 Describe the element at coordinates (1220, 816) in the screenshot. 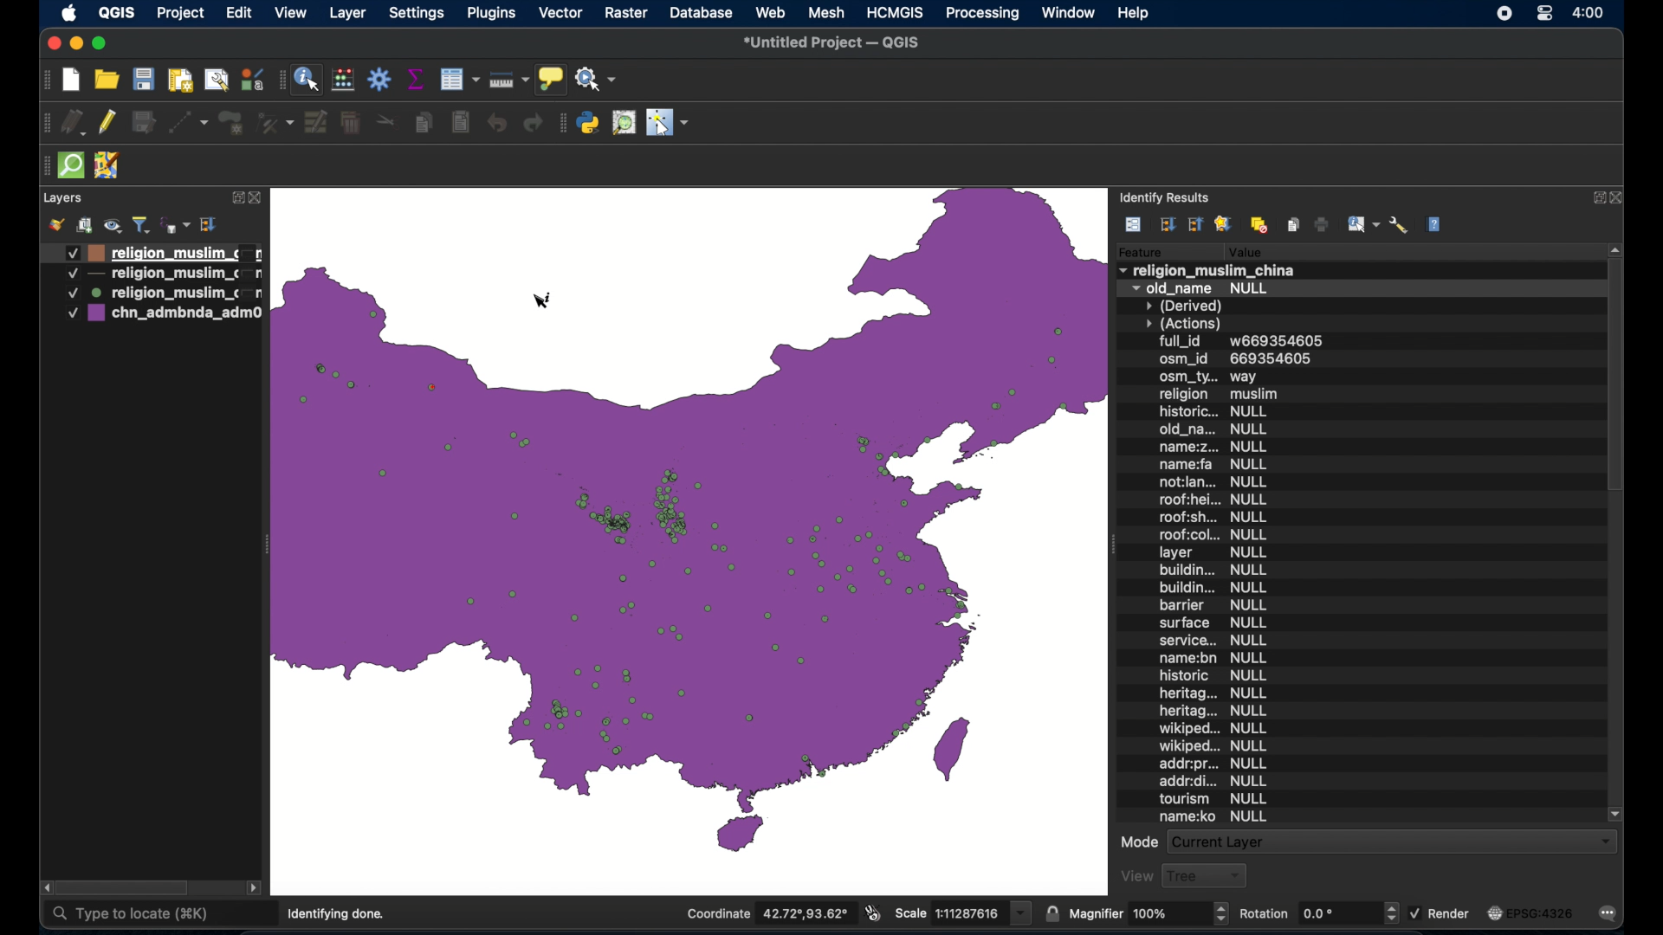

I see `name` at that location.